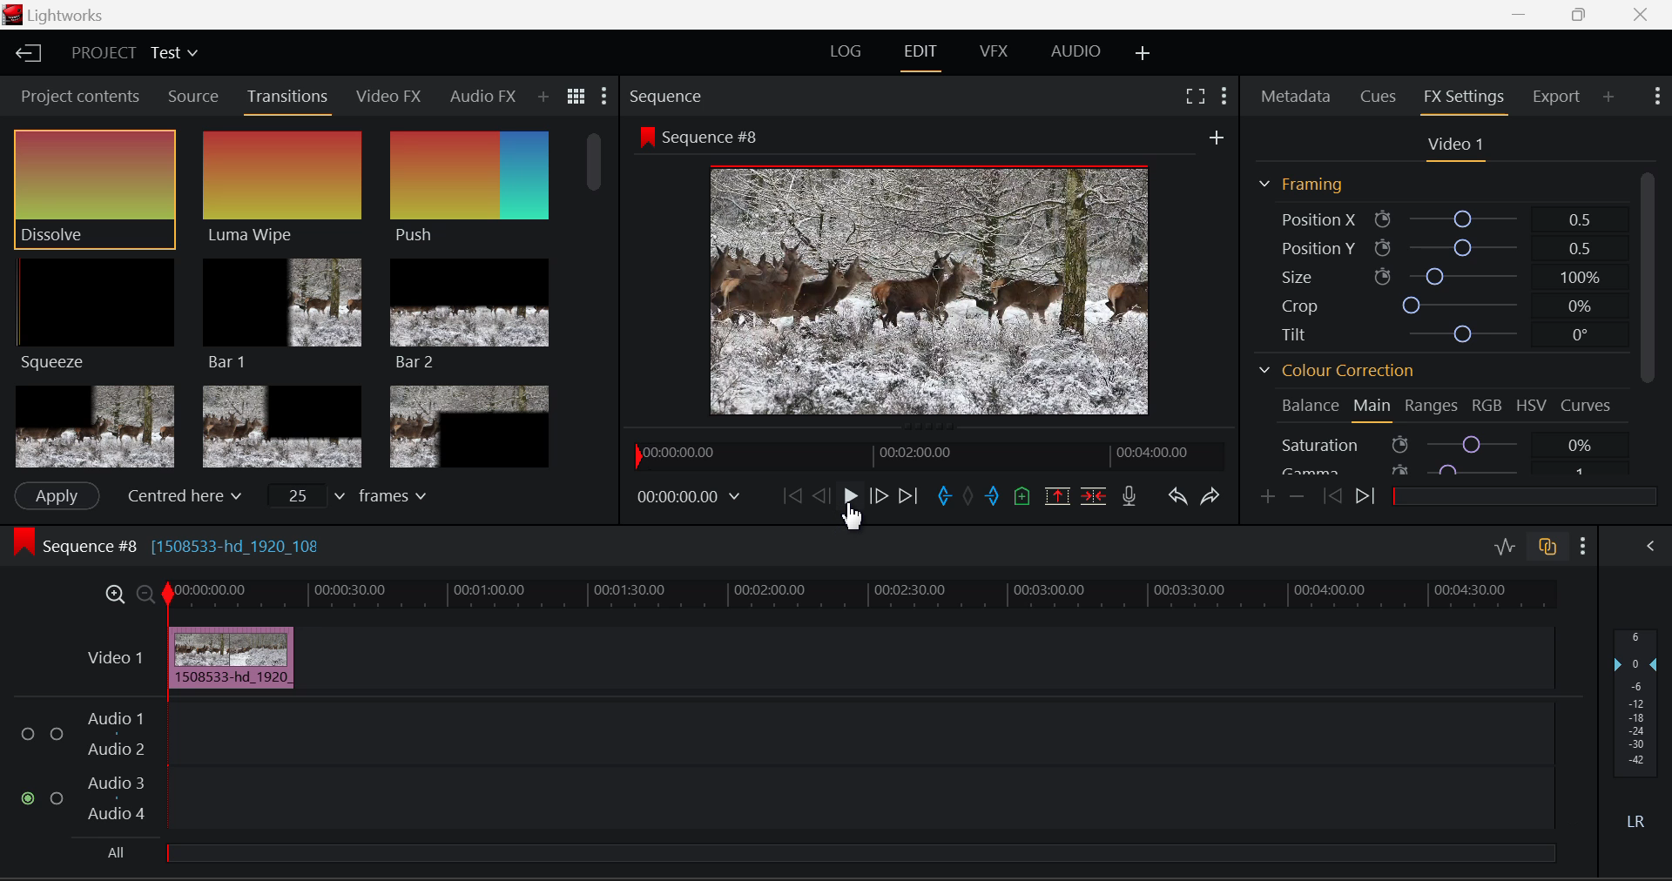 Image resolution: width=1672 pixels, height=881 pixels. Describe the element at coordinates (56, 15) in the screenshot. I see `Window Title` at that location.